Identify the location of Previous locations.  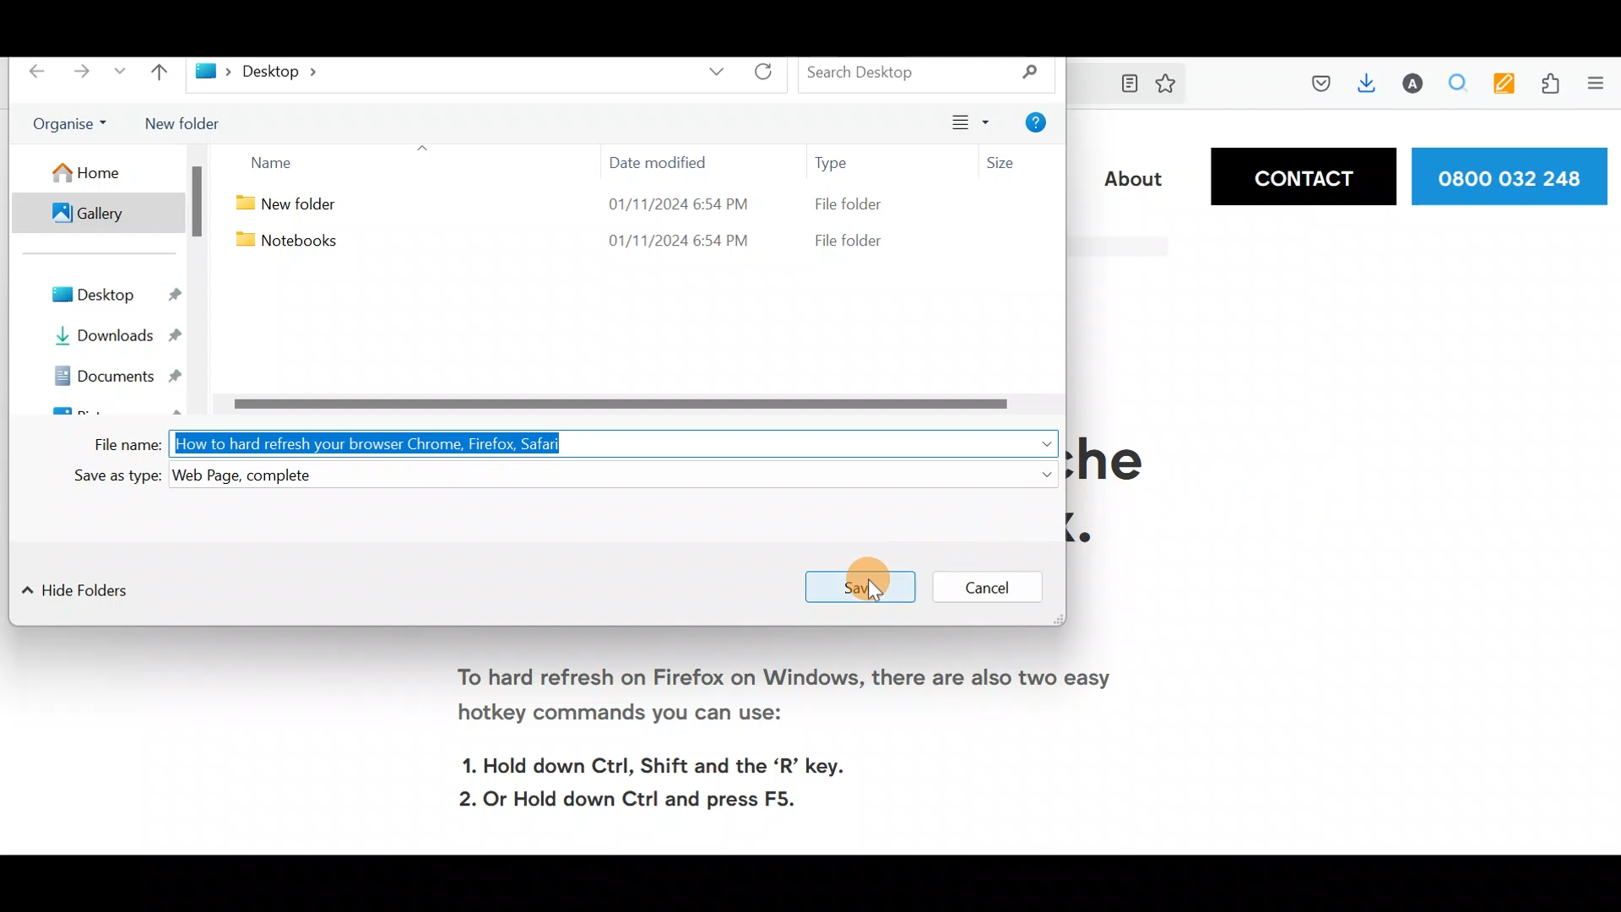
(706, 71).